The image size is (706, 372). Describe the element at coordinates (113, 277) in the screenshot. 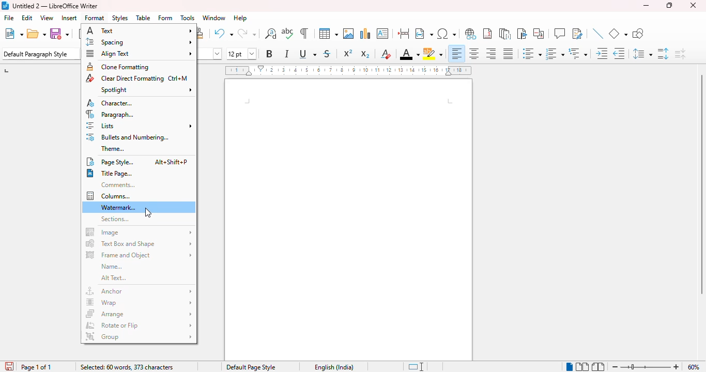

I see `alt text` at that location.